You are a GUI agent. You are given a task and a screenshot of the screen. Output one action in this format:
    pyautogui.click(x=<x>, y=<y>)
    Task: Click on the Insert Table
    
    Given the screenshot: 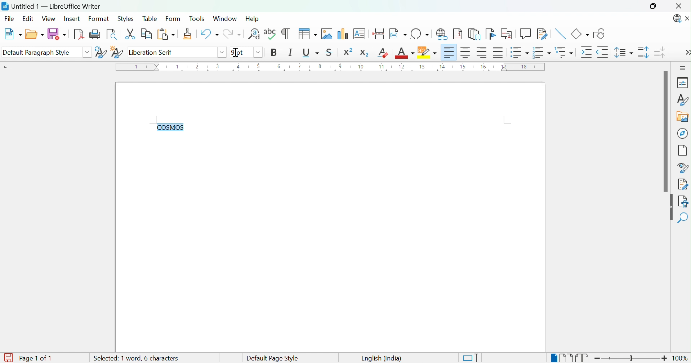 What is the action you would take?
    pyautogui.click(x=306, y=34)
    